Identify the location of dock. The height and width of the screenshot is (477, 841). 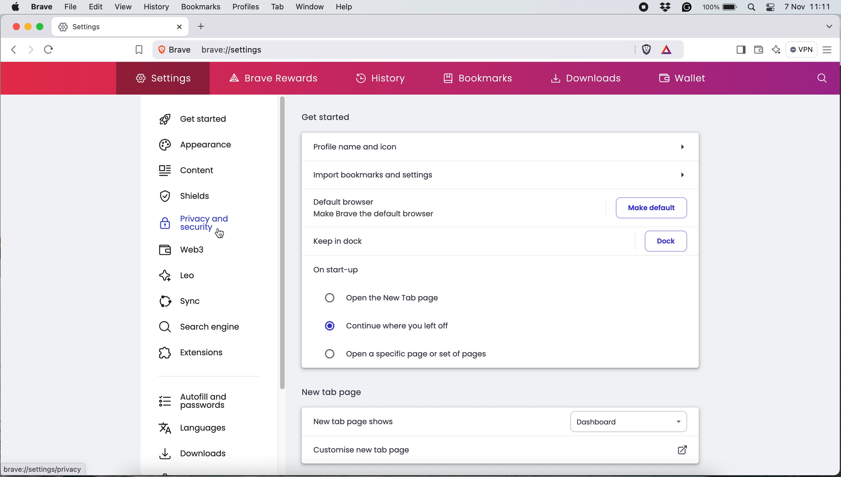
(666, 241).